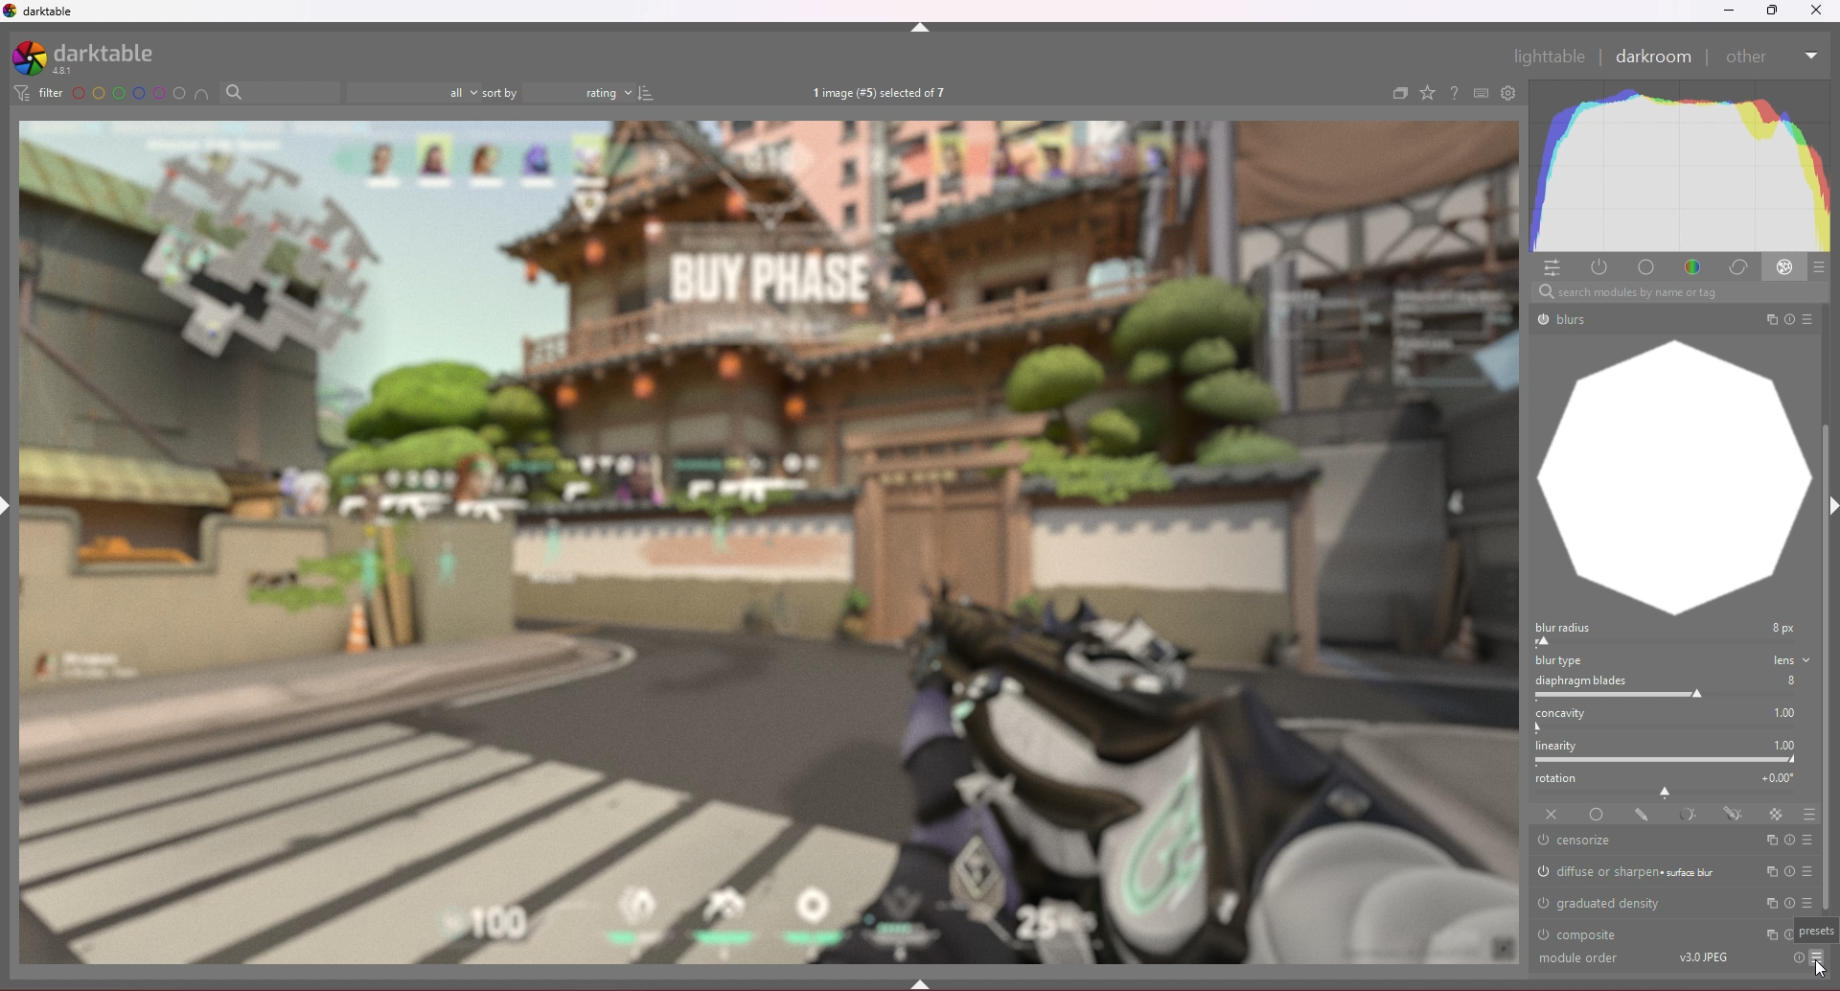  I want to click on darkroom, so click(1654, 57).